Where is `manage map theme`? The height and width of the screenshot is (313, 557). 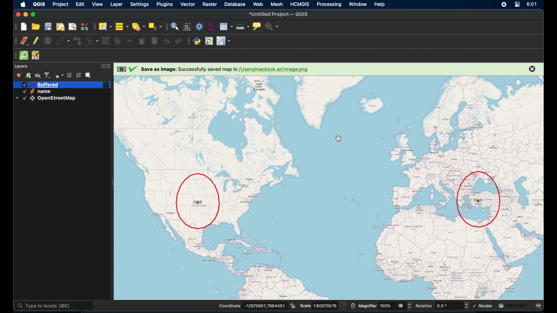 manage map theme is located at coordinates (38, 76).